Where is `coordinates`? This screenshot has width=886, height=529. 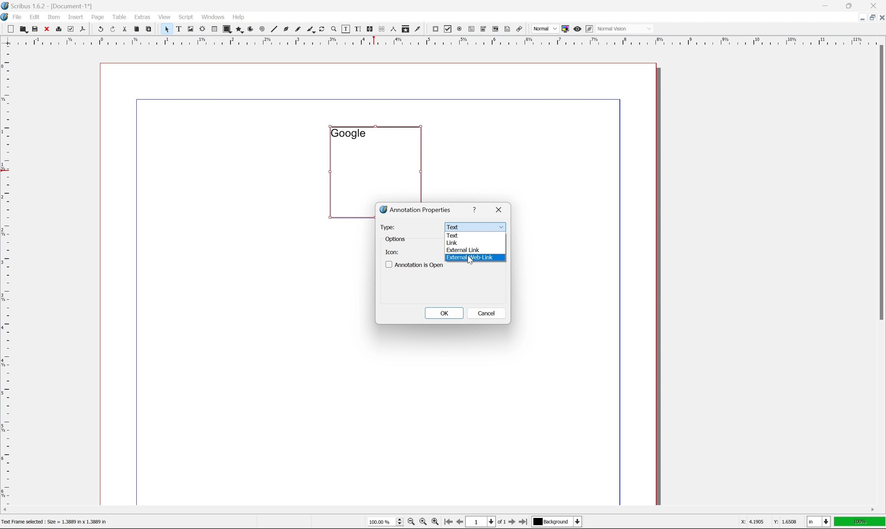
coordinates is located at coordinates (764, 522).